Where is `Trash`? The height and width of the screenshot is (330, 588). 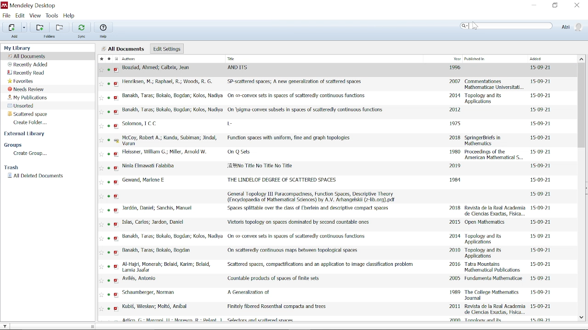 Trash is located at coordinates (17, 167).